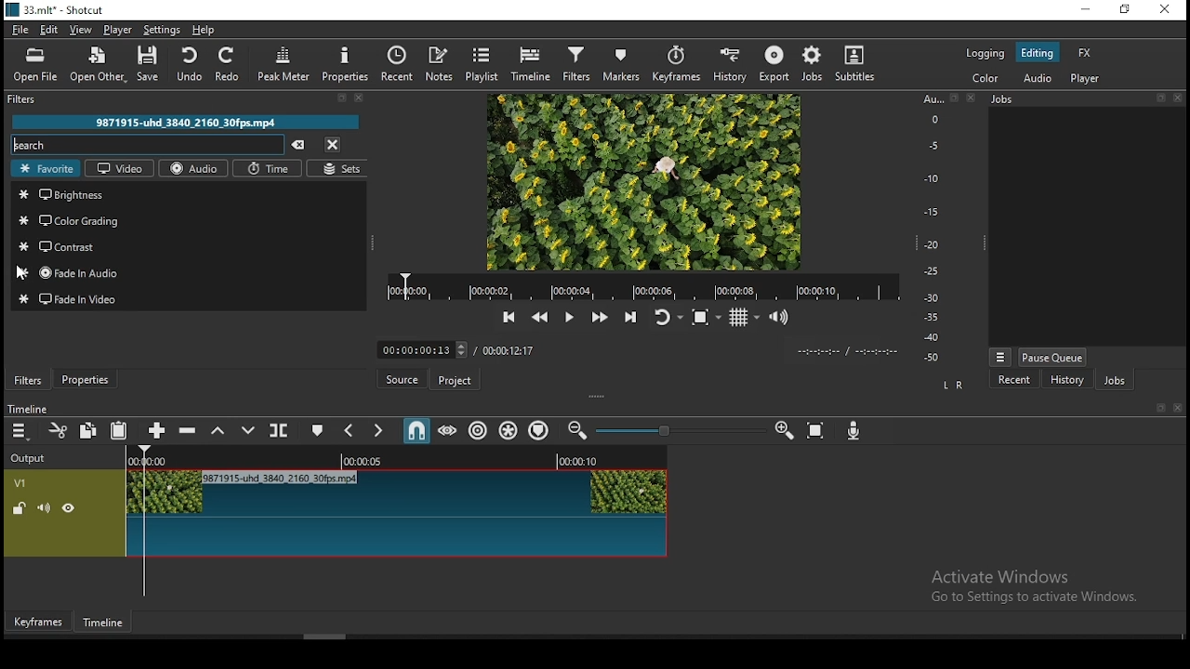 Image resolution: width=1190 pixels, height=669 pixels. I want to click on / 00:00:12:17, so click(505, 350).